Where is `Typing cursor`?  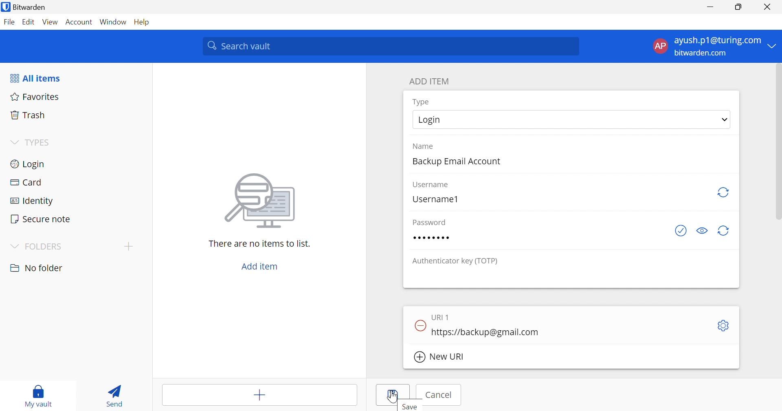 Typing cursor is located at coordinates (433, 332).